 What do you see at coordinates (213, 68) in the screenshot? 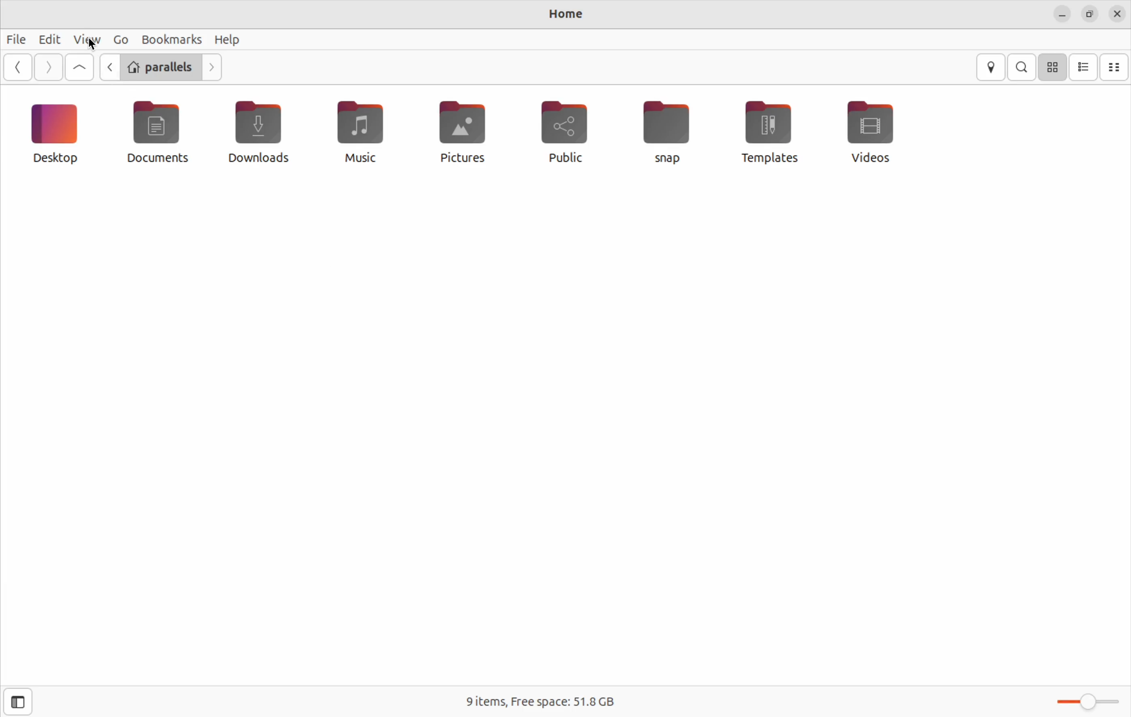
I see `Go next` at bounding box center [213, 68].